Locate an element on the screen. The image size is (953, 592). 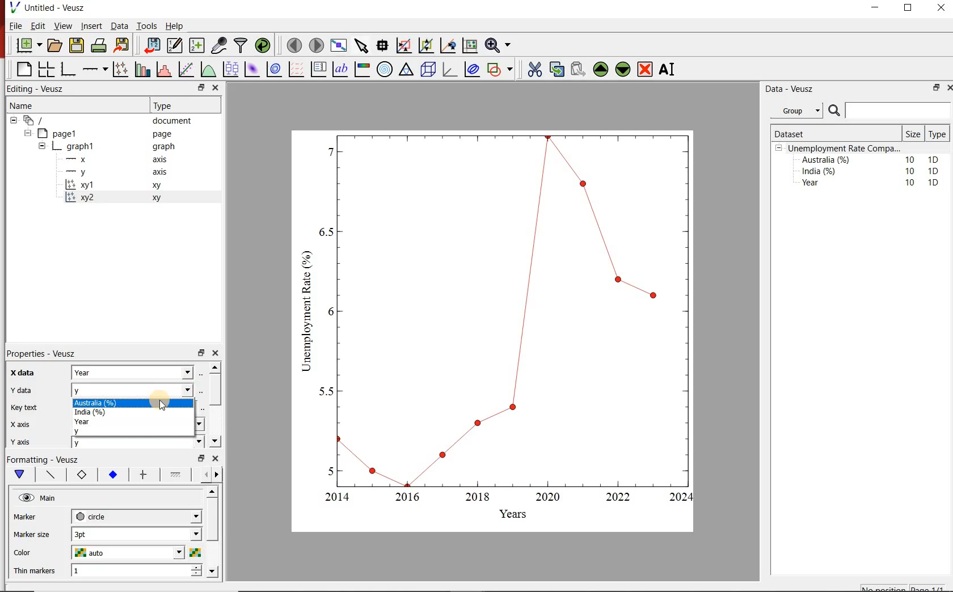
create new datasets is located at coordinates (196, 46).